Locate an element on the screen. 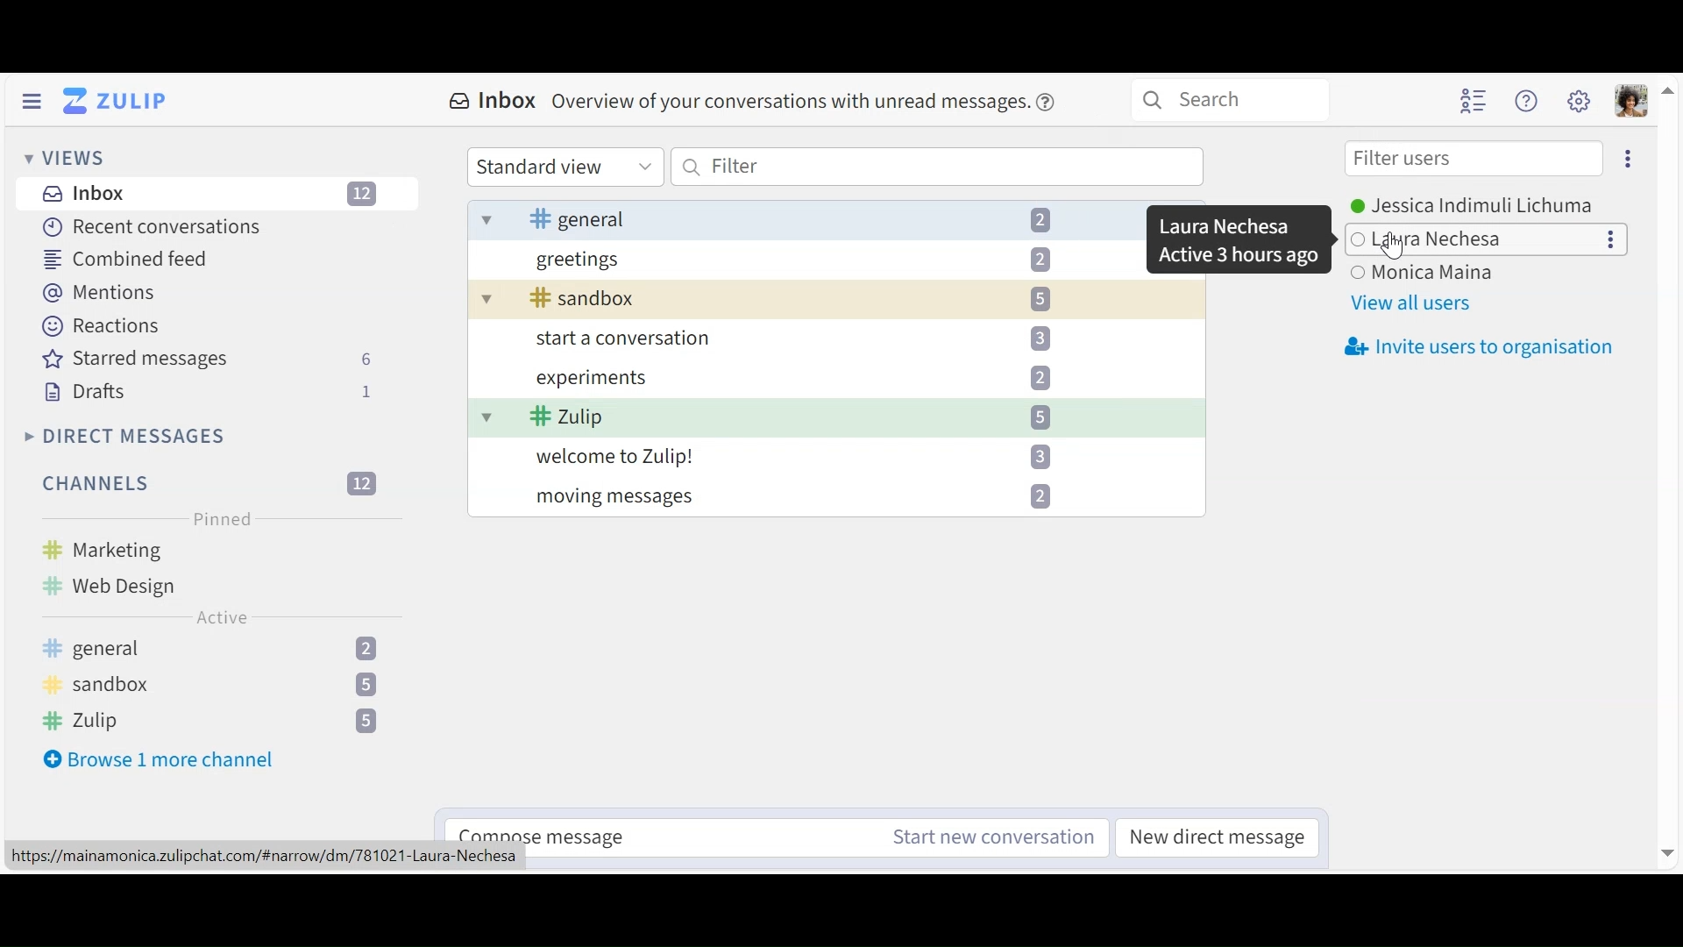  Reactions is located at coordinates (103, 325).